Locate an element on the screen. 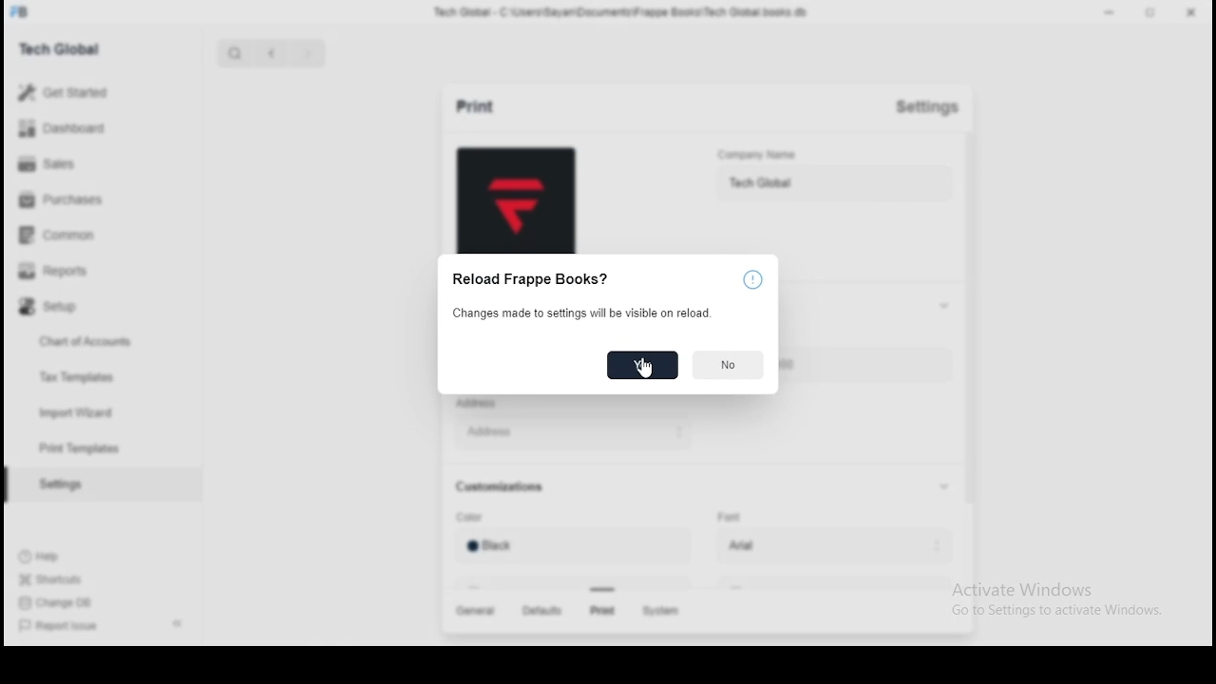 The width and height of the screenshot is (1216, 684). setup  is located at coordinates (79, 311).